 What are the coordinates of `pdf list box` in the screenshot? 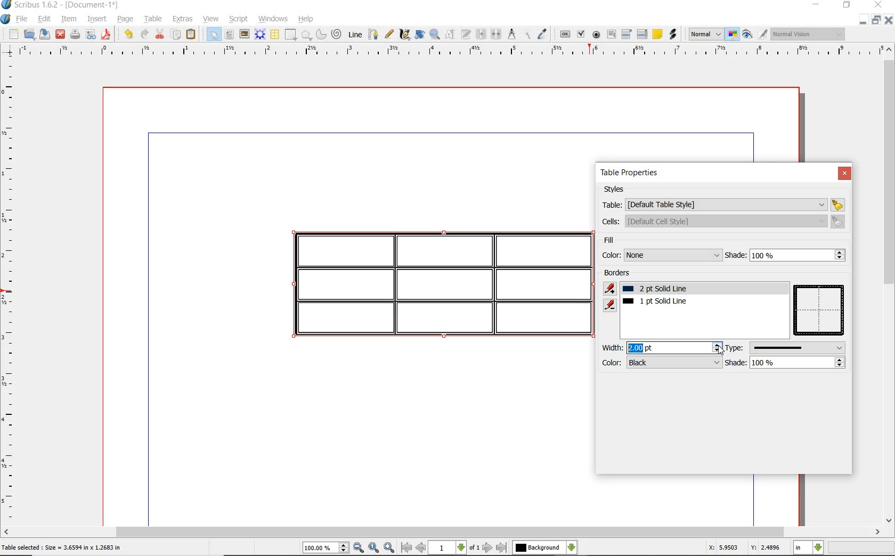 It's located at (642, 34).